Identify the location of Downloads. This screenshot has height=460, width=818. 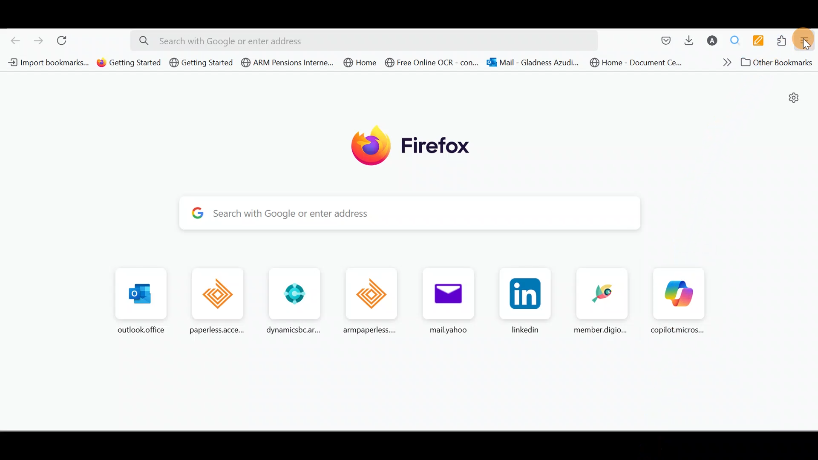
(688, 40).